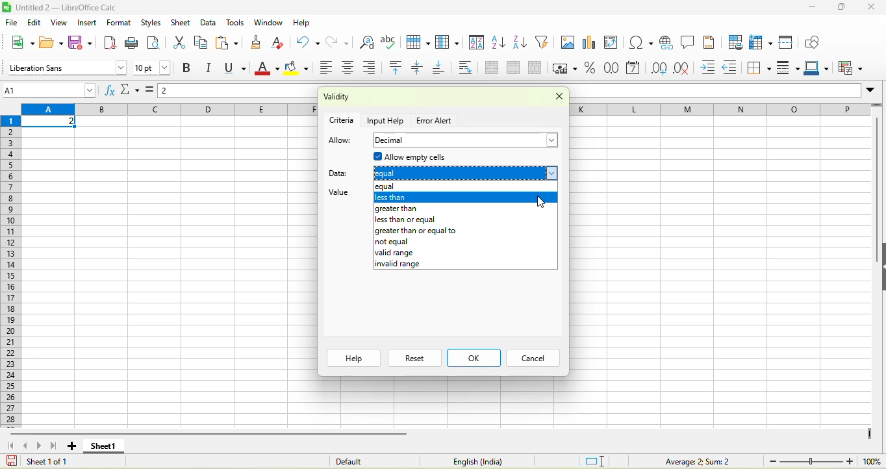  What do you see at coordinates (239, 92) in the screenshot?
I see `formula bar` at bounding box center [239, 92].